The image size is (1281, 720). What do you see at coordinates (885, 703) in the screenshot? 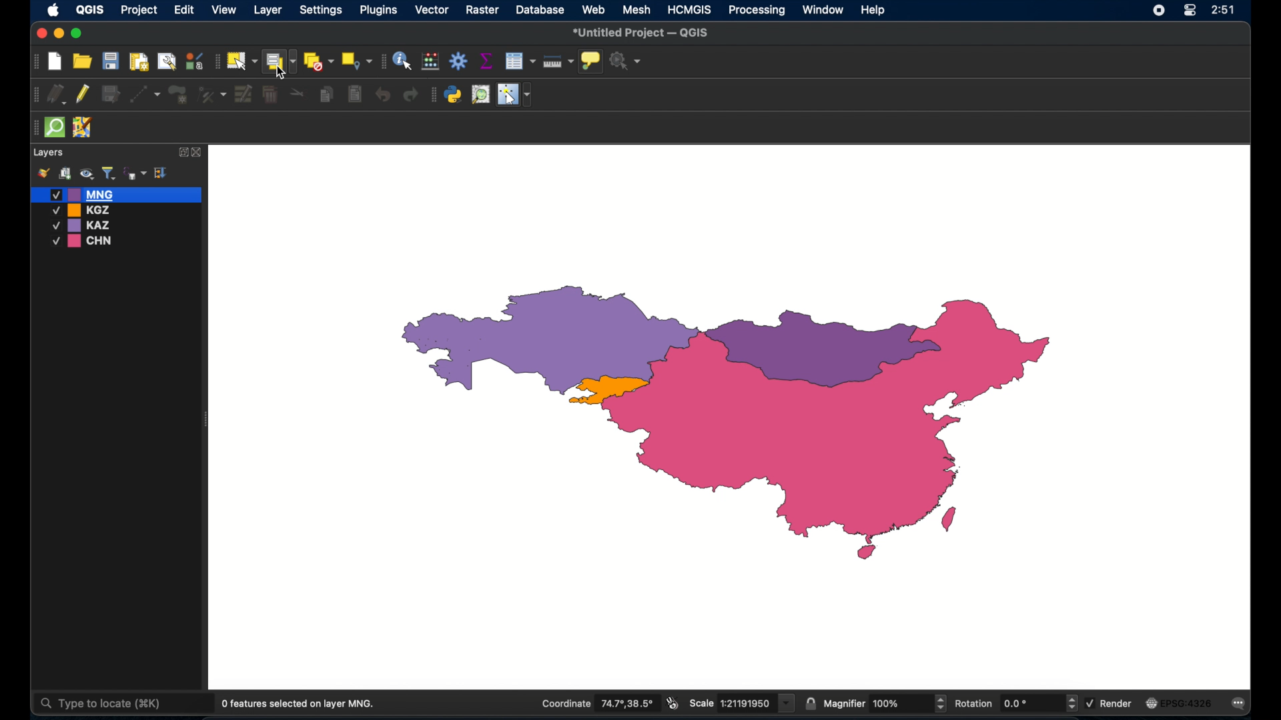
I see `magnifier 100%` at bounding box center [885, 703].